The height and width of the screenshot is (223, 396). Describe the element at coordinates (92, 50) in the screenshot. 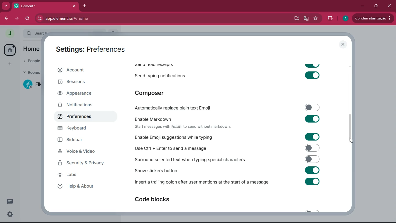

I see `settings: preferences` at that location.